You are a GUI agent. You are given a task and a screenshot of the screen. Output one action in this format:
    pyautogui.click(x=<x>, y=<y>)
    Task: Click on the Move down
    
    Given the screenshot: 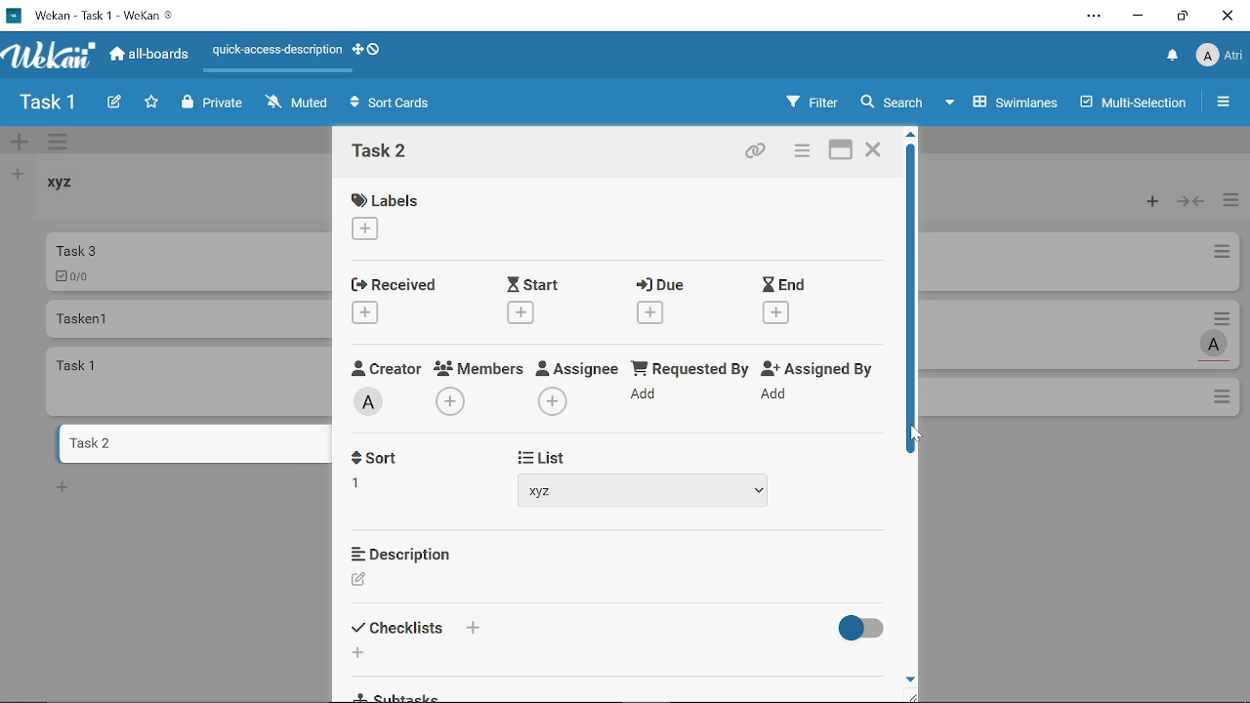 What is the action you would take?
    pyautogui.click(x=910, y=678)
    